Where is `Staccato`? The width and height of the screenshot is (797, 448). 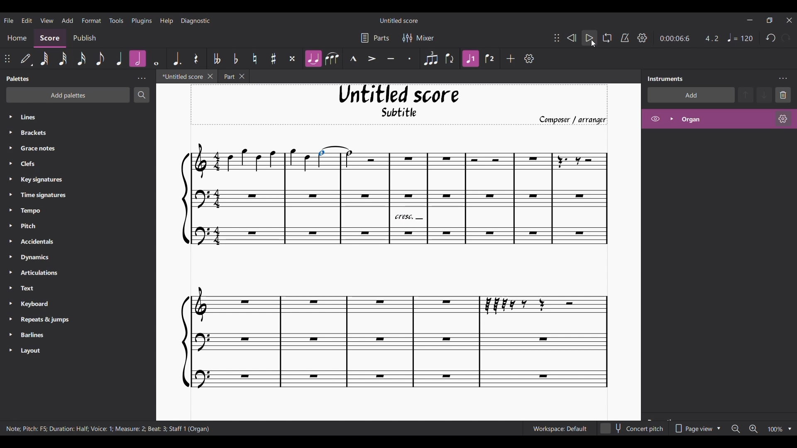
Staccato is located at coordinates (410, 58).